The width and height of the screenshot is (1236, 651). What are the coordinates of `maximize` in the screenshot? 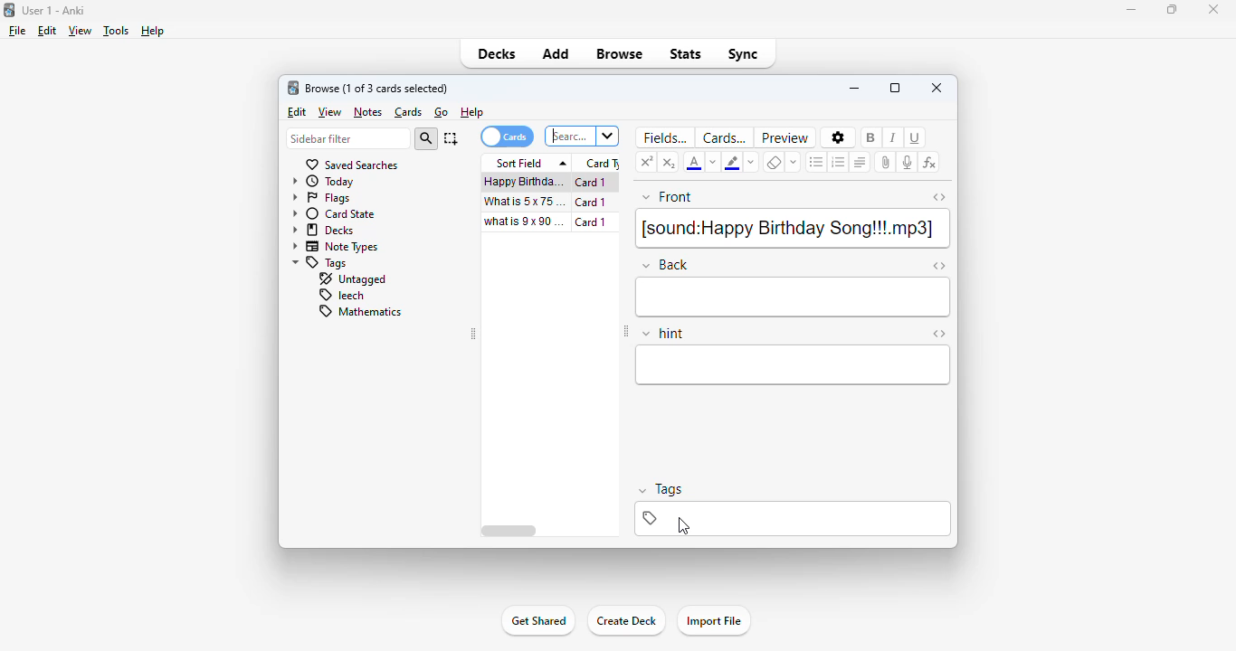 It's located at (1177, 9).